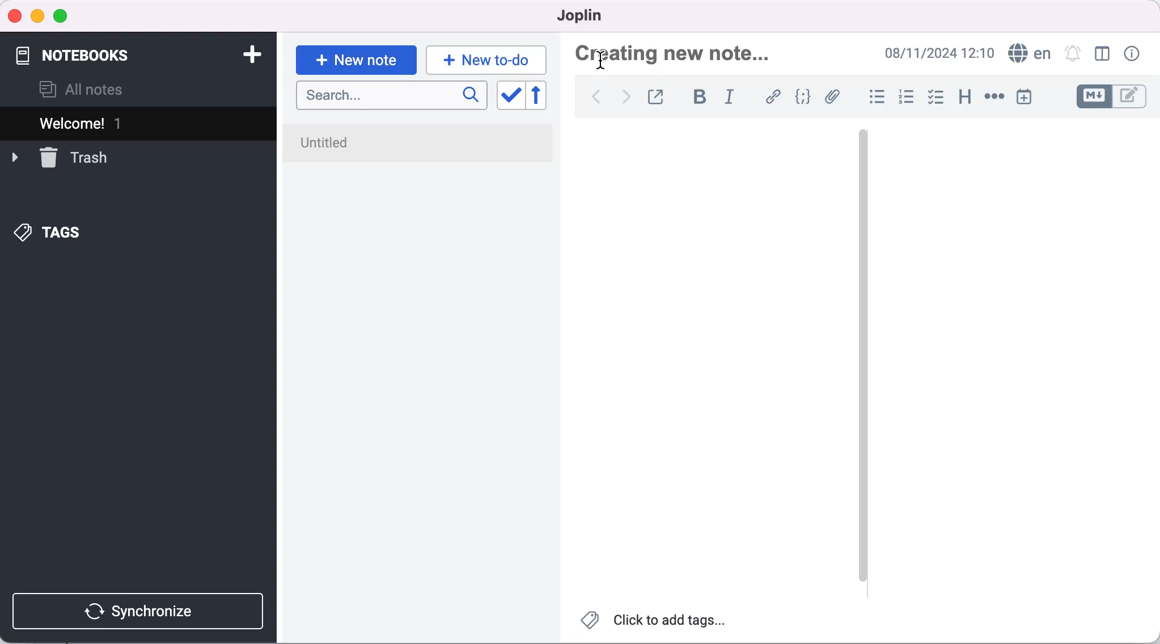 The width and height of the screenshot is (1160, 644). What do you see at coordinates (1070, 54) in the screenshot?
I see `set alarm` at bounding box center [1070, 54].